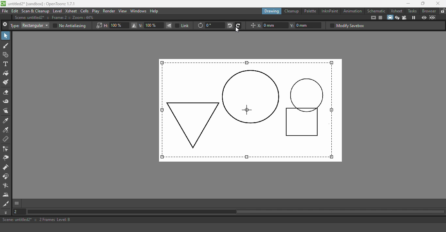 Image resolution: width=446 pixels, height=232 pixels. What do you see at coordinates (412, 11) in the screenshot?
I see `Tasks` at bounding box center [412, 11].